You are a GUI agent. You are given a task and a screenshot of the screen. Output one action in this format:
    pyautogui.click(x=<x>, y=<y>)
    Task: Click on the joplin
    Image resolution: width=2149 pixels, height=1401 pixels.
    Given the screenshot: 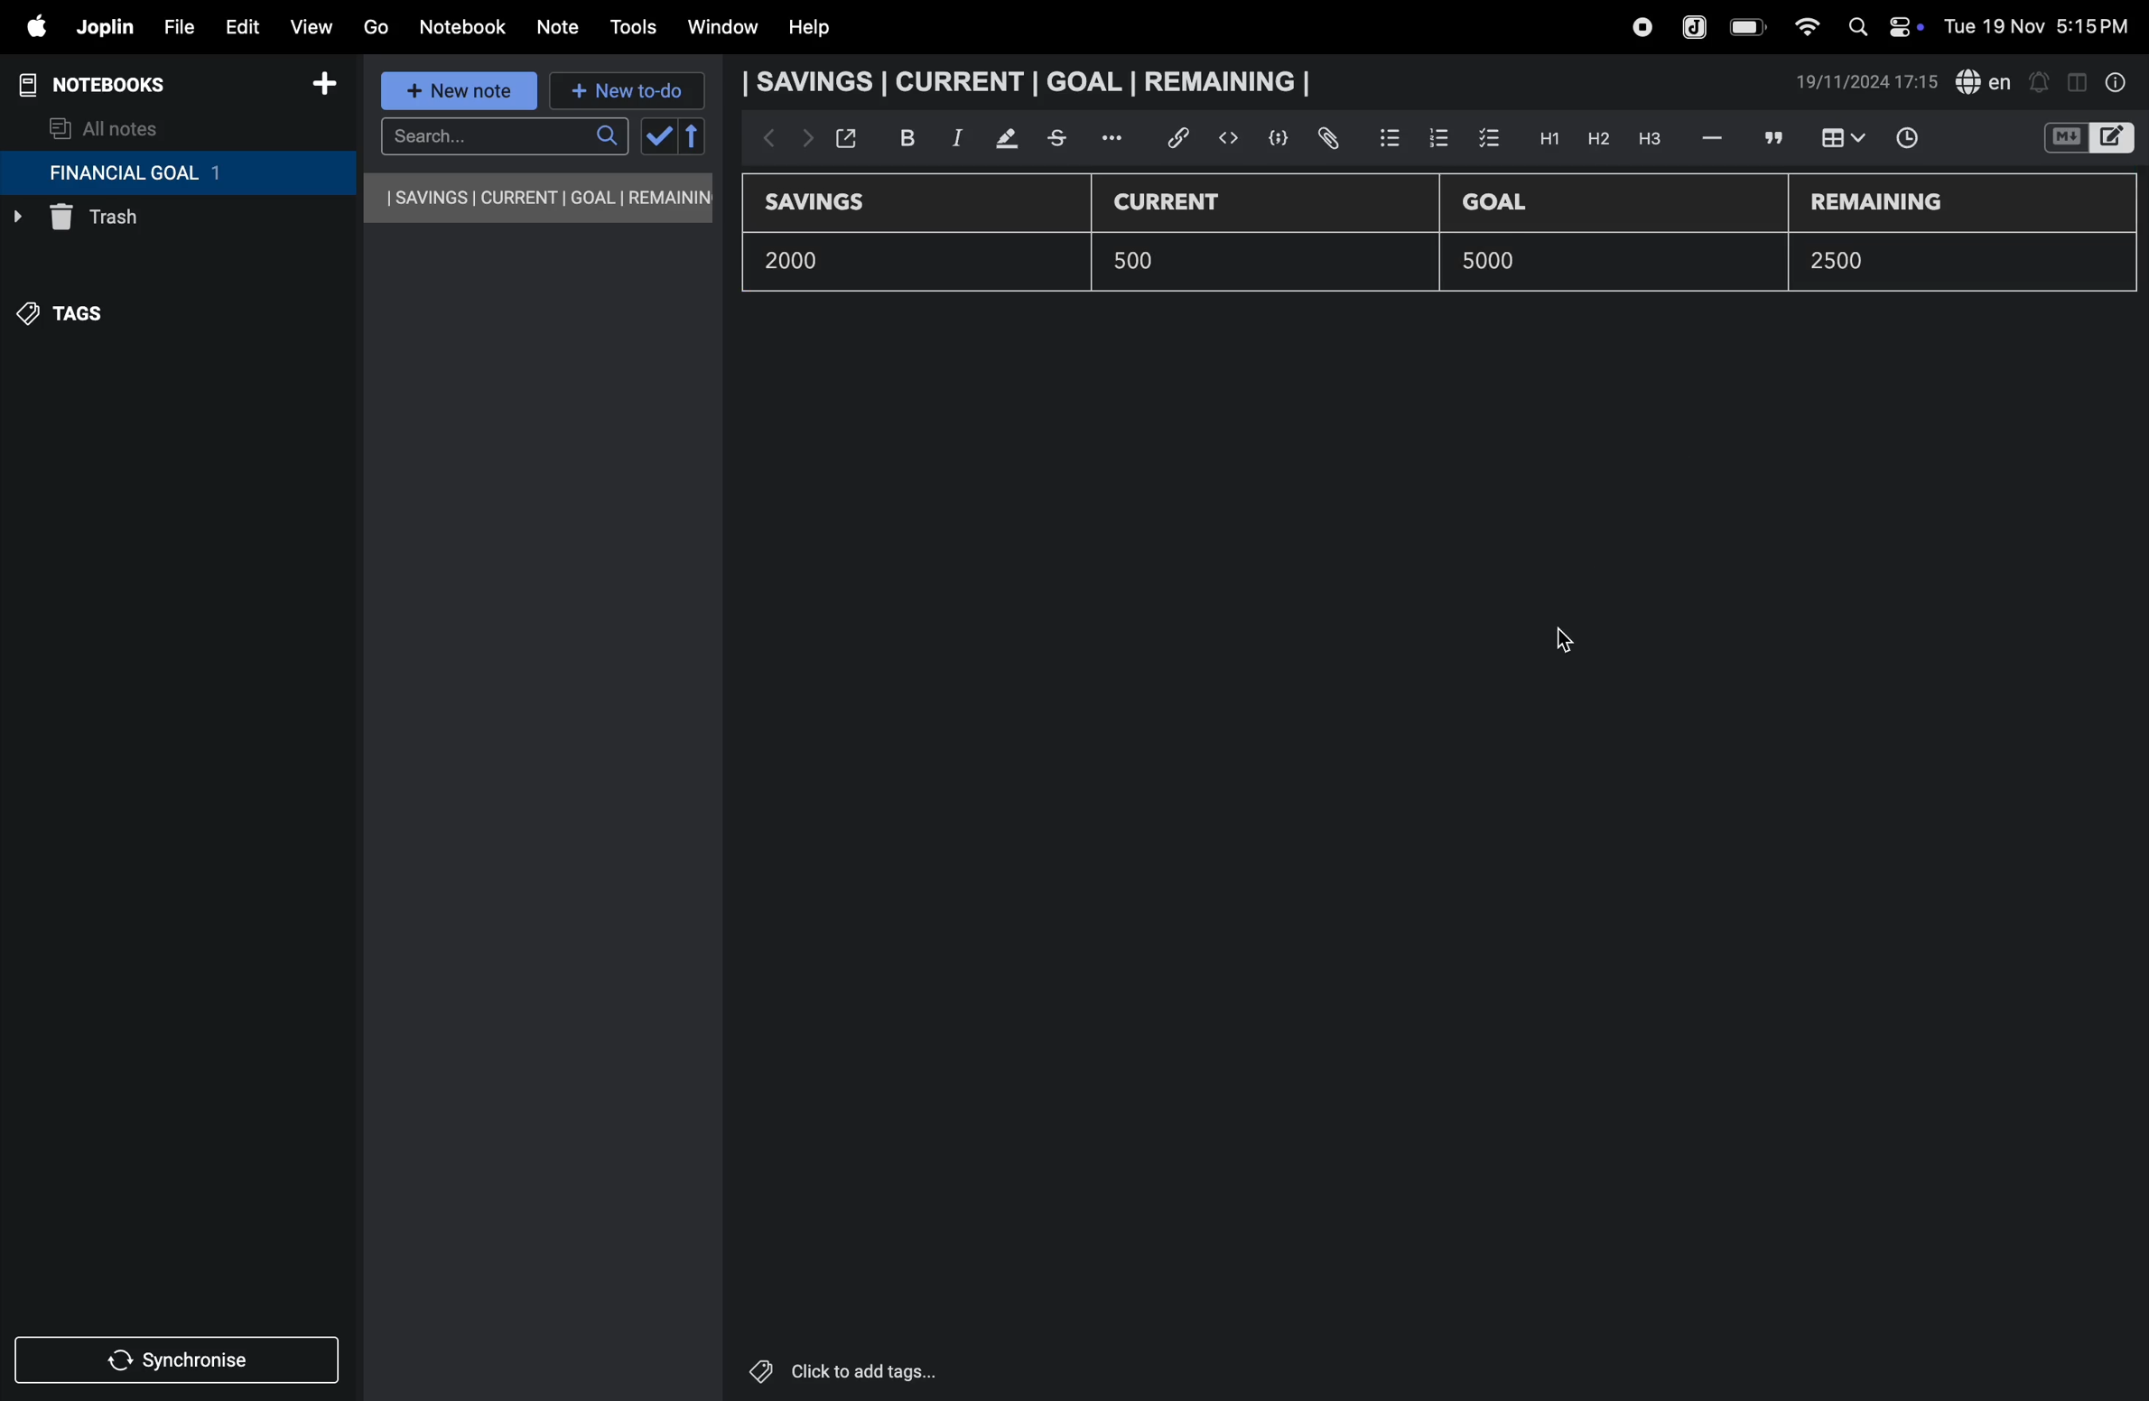 What is the action you would take?
    pyautogui.click(x=1696, y=25)
    